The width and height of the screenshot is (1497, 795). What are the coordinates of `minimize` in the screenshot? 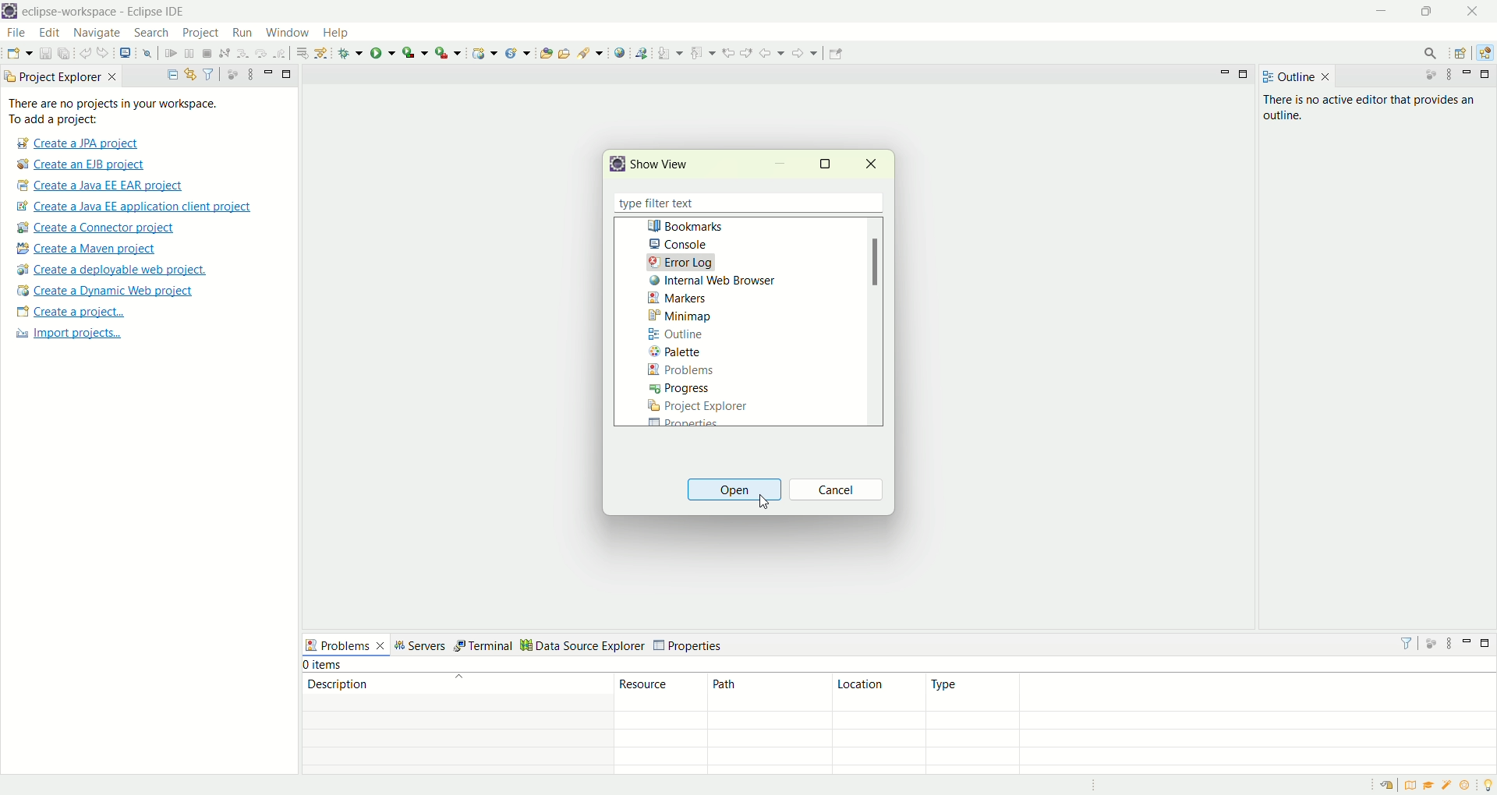 It's located at (1464, 645).